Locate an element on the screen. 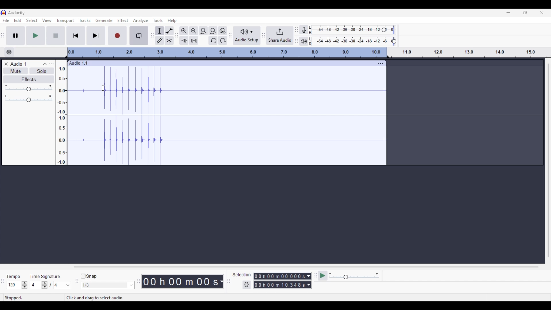  Effect menu is located at coordinates (123, 20).